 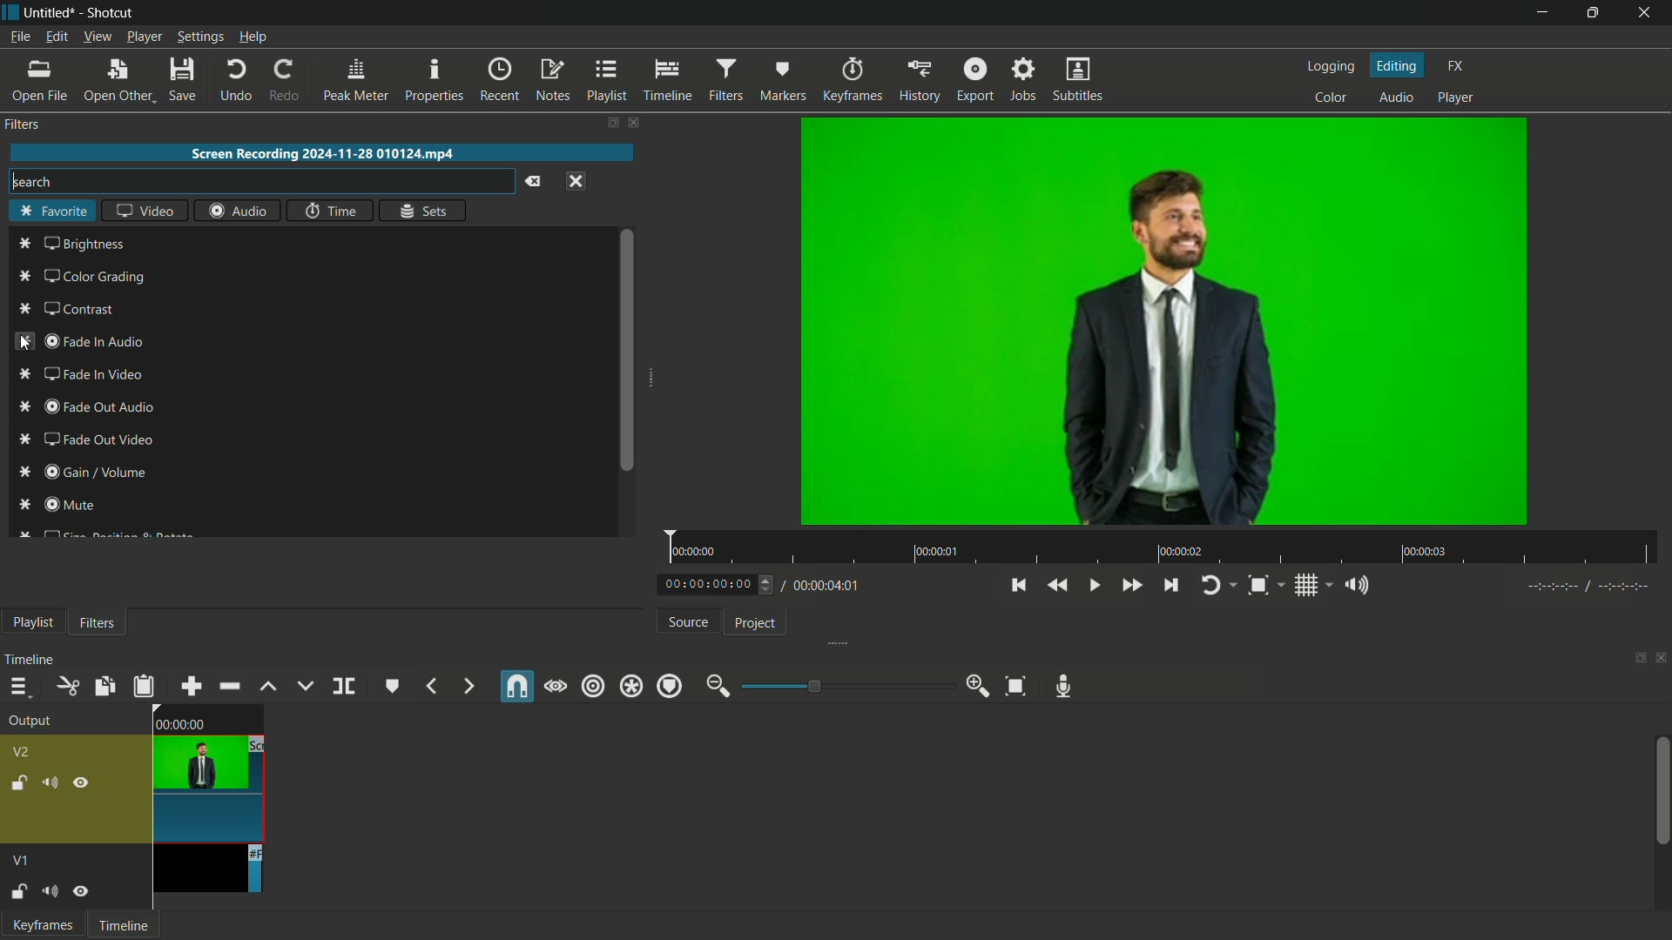 I want to click on mute, so click(x=49, y=890).